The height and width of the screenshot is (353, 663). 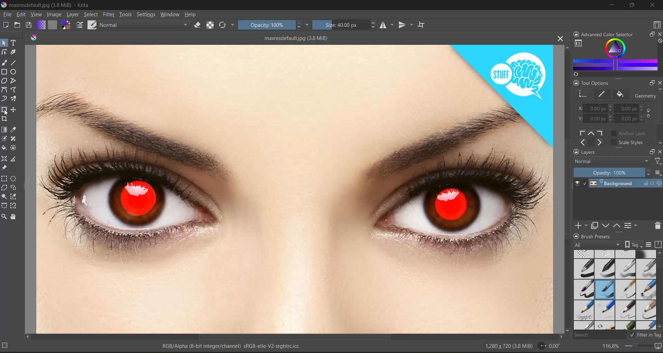 What do you see at coordinates (653, 5) in the screenshot?
I see `close` at bounding box center [653, 5].